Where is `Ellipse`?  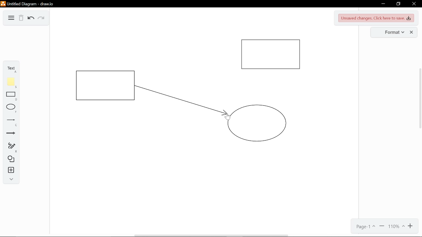 Ellipse is located at coordinates (11, 109).